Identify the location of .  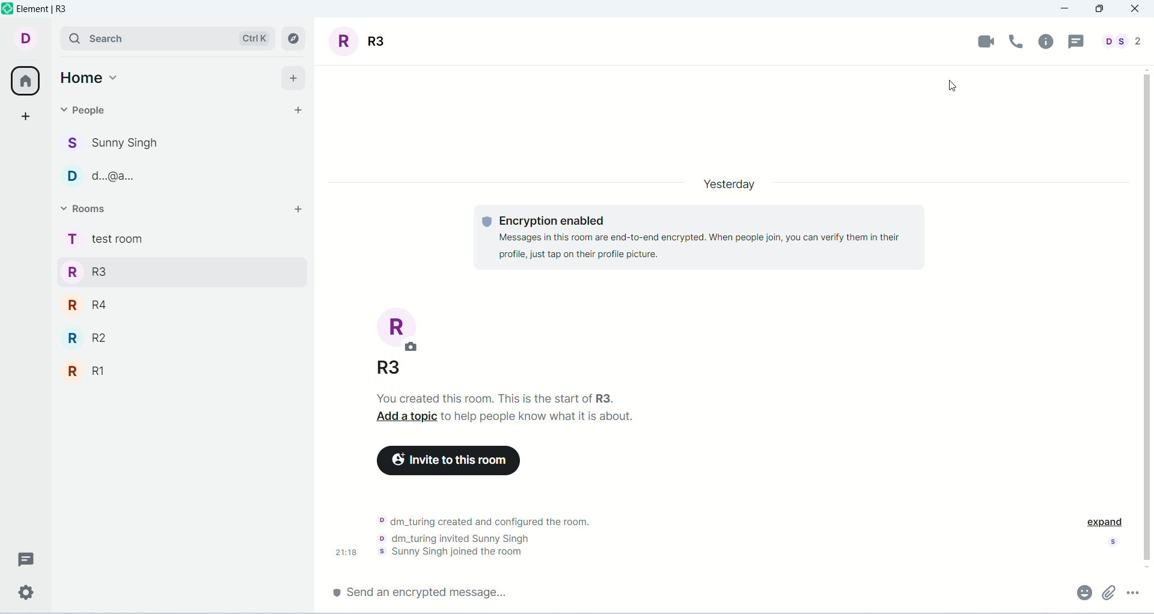
(388, 365).